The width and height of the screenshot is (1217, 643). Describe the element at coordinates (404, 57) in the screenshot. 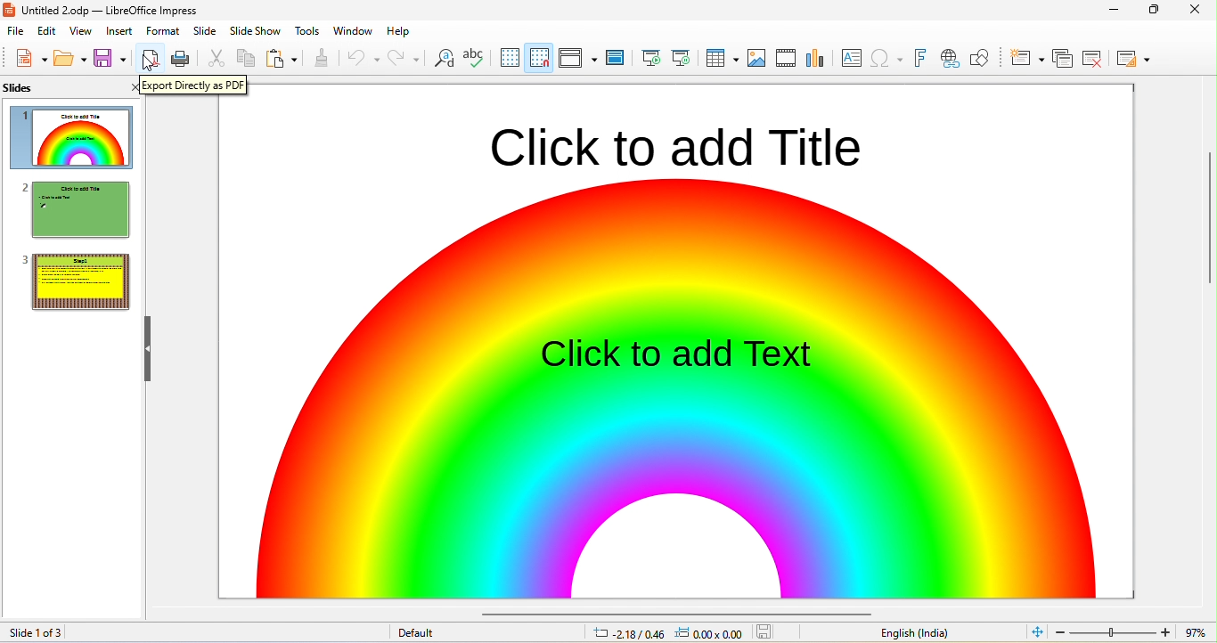

I see `redo` at that location.